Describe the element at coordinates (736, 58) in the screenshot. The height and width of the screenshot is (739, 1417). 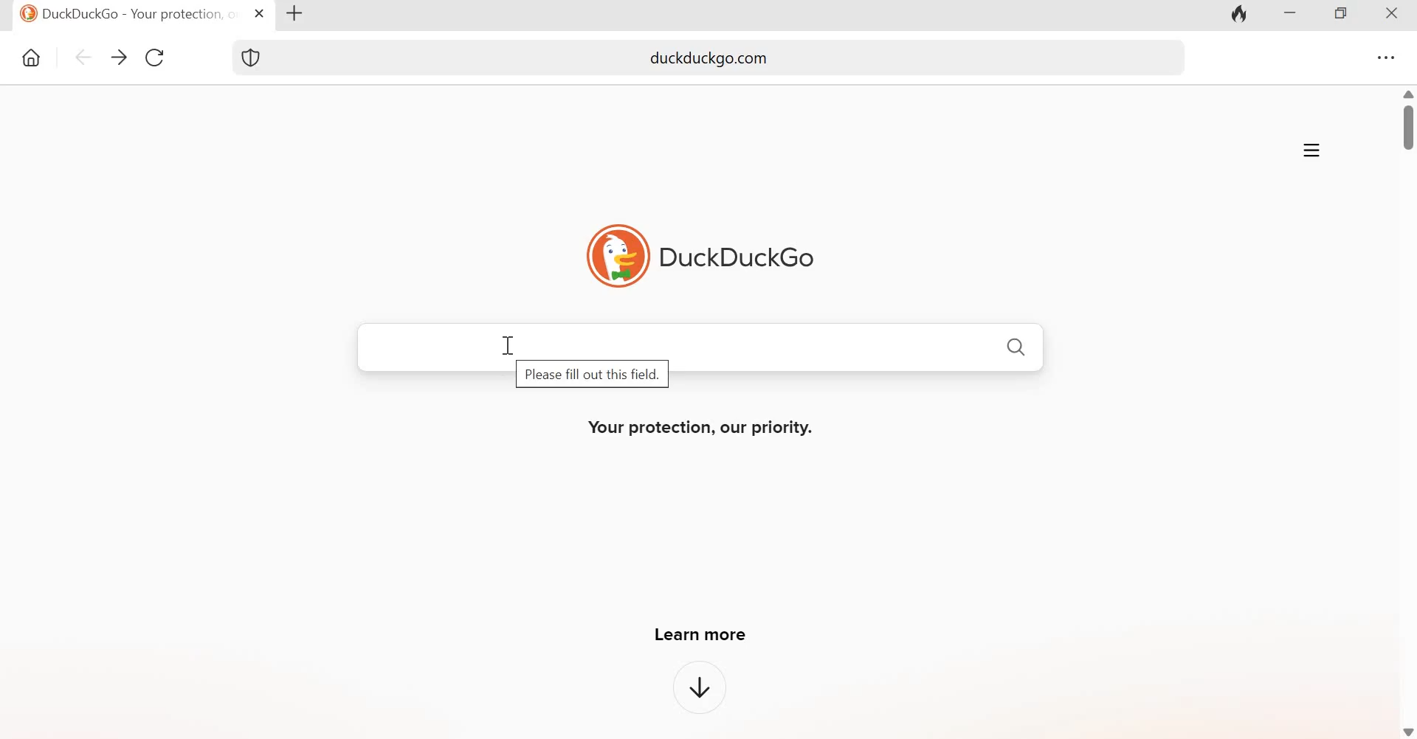
I see `duckduckgo.com` at that location.